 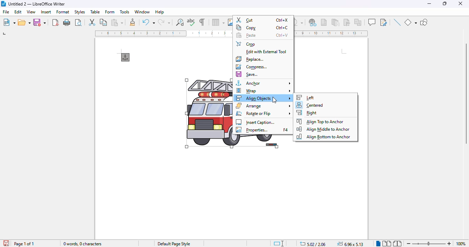 I want to click on insert caption, so click(x=255, y=122).